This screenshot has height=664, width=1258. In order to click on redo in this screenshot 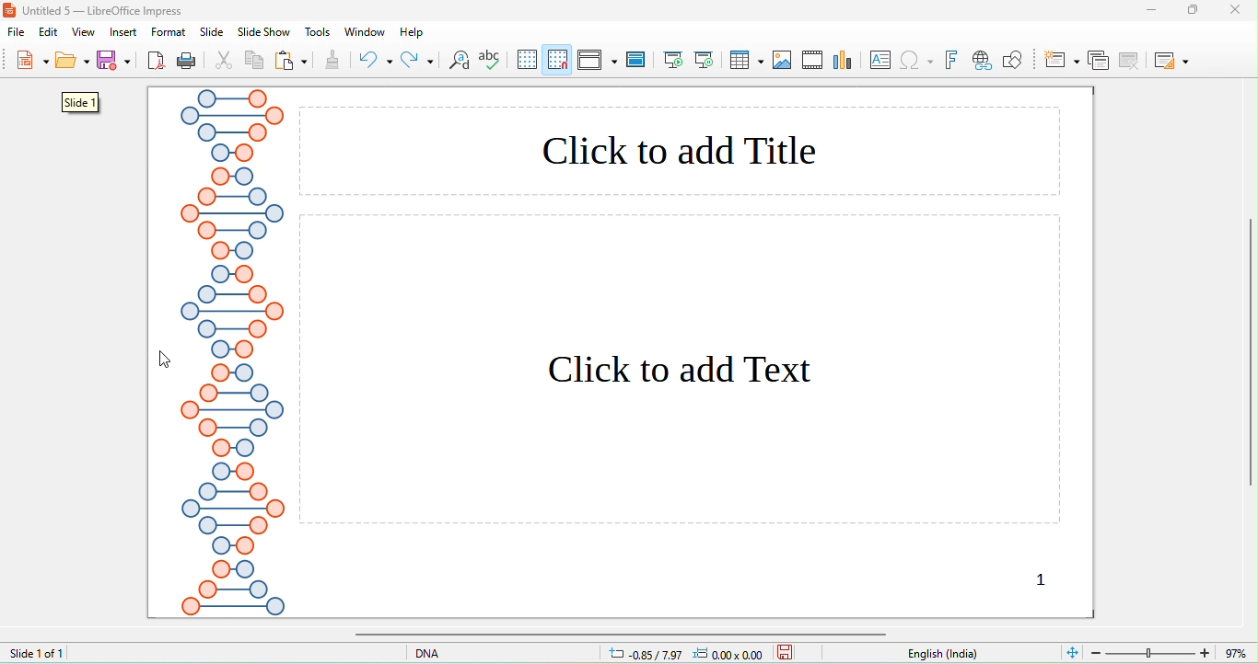, I will do `click(417, 60)`.